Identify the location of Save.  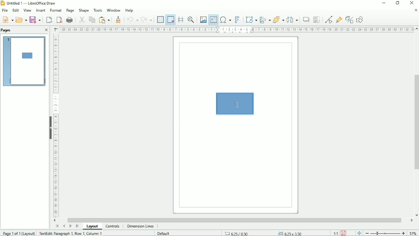
(35, 20).